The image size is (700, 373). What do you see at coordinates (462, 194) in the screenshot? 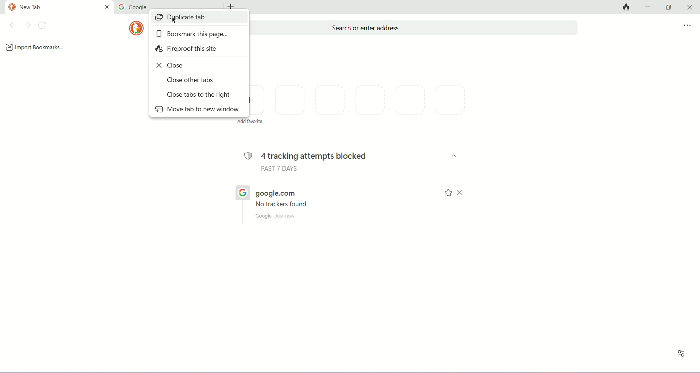
I see `close` at bounding box center [462, 194].